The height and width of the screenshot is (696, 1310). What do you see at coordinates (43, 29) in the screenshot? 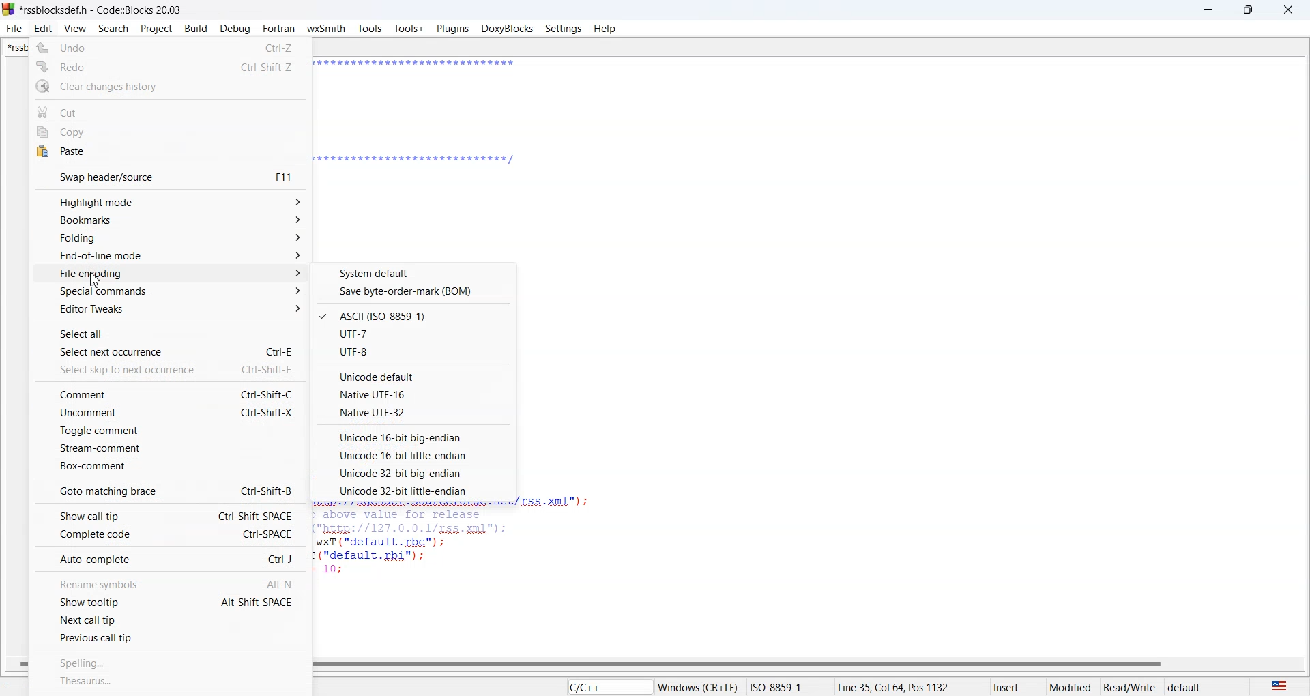
I see `Edit` at bounding box center [43, 29].